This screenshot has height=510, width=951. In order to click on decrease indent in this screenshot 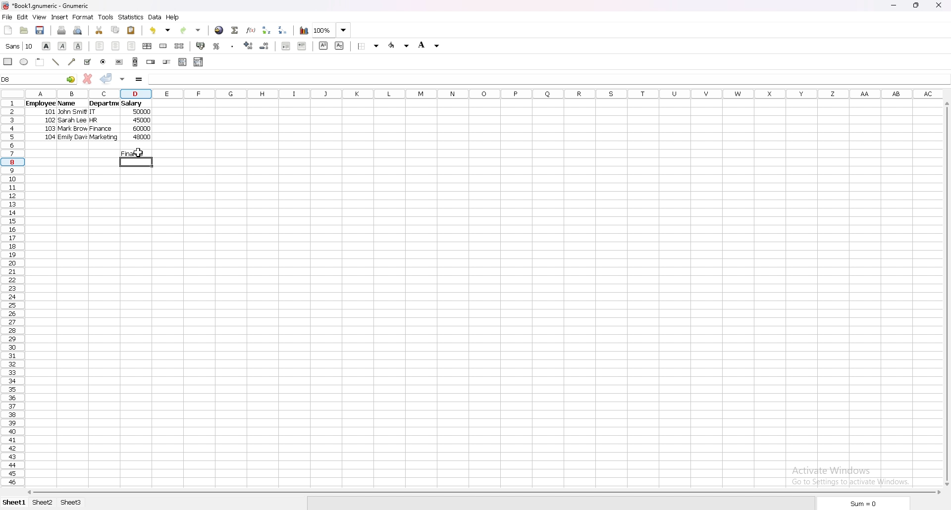, I will do `click(286, 46)`.